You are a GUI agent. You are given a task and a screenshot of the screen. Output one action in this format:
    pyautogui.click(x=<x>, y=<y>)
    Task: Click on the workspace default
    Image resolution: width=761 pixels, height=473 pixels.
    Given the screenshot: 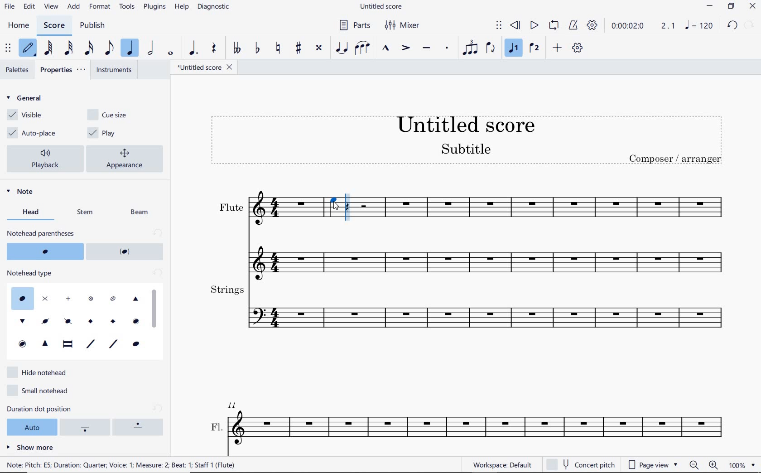 What is the action you would take?
    pyautogui.click(x=502, y=465)
    